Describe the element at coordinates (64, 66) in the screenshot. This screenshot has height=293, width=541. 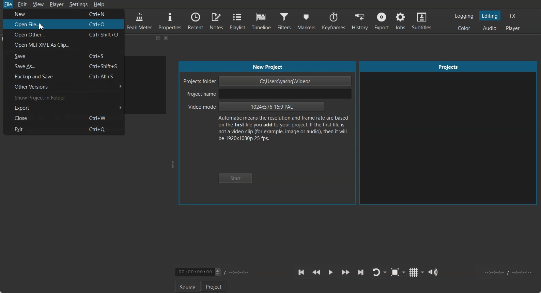
I see `Save AS` at that location.